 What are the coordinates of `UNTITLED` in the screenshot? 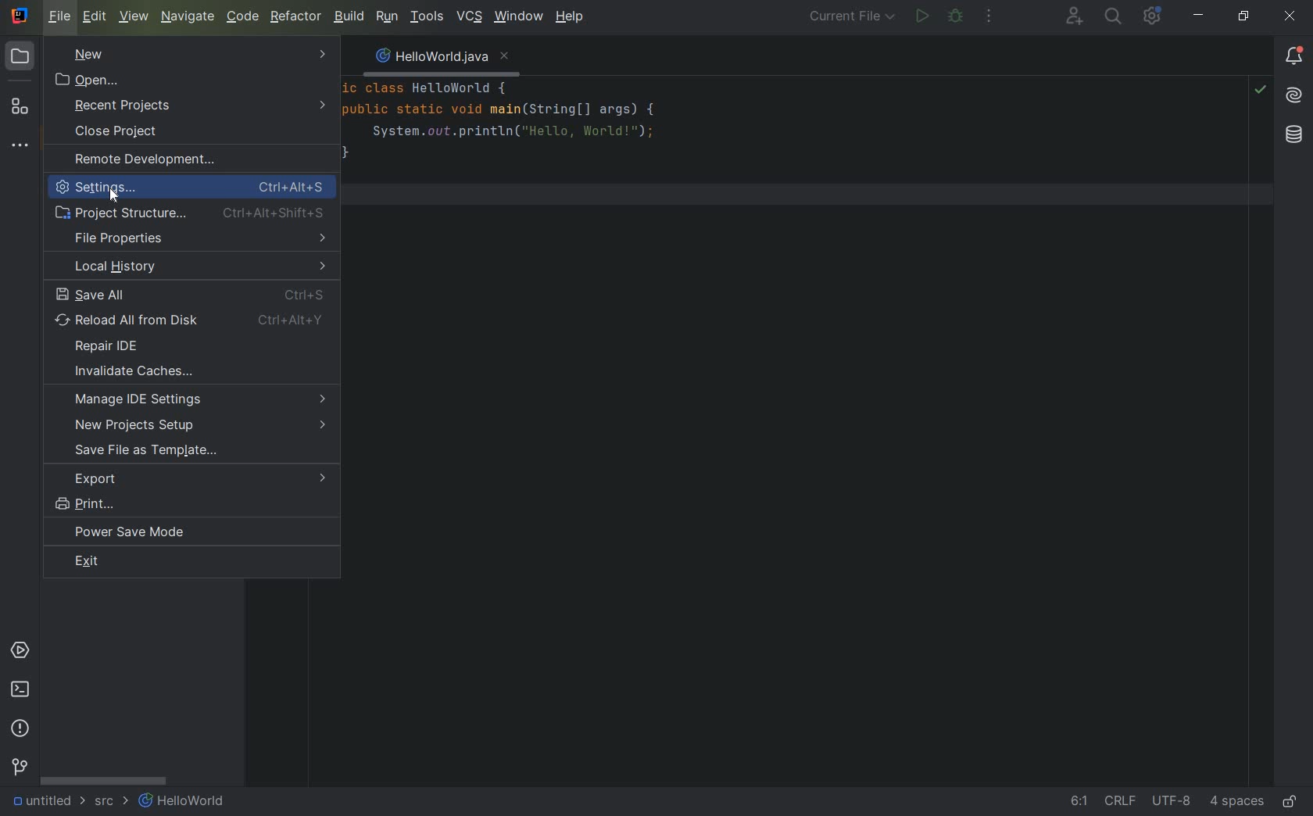 It's located at (47, 802).